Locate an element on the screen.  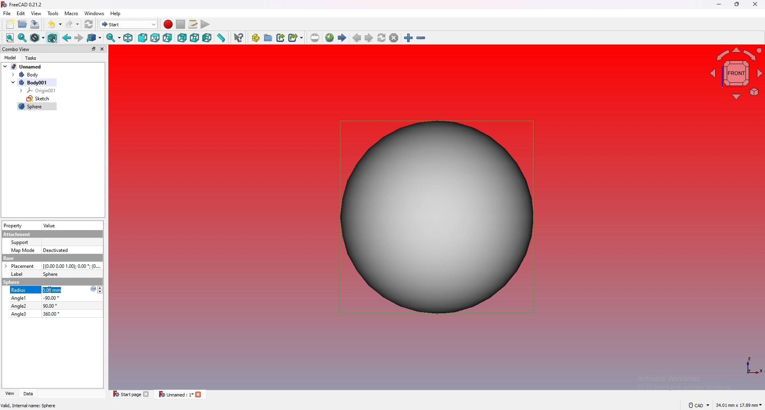
selection filter is located at coordinates (52, 38).